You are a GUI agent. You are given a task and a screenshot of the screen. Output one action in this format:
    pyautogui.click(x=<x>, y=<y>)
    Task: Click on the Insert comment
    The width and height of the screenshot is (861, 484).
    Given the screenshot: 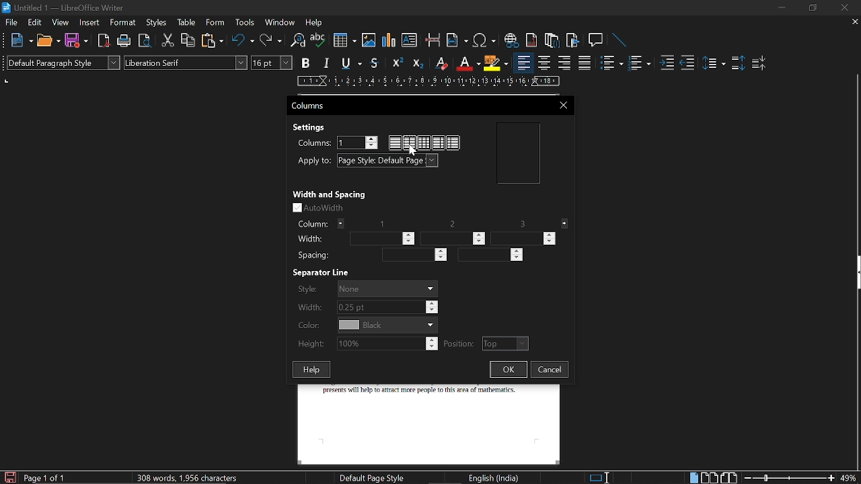 What is the action you would take?
    pyautogui.click(x=597, y=40)
    